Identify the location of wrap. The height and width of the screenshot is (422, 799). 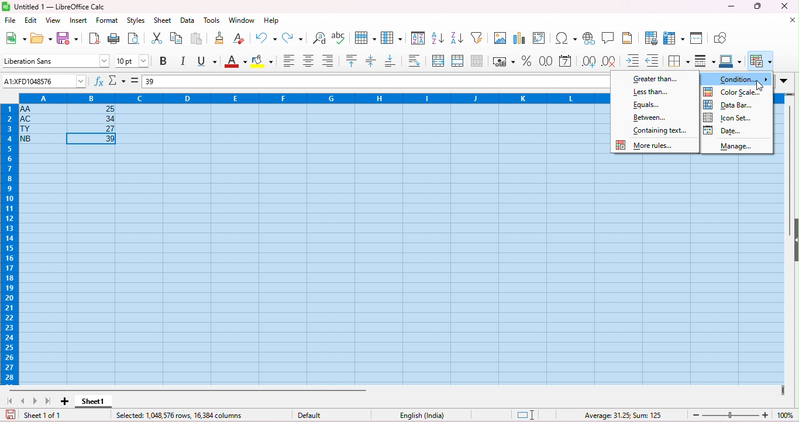
(412, 60).